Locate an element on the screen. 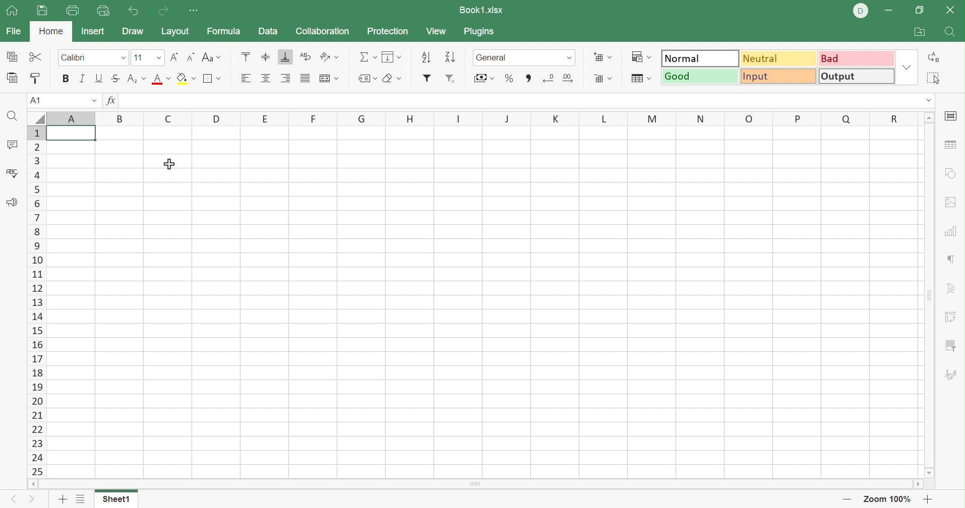 This screenshot has height=508, width=965. Restore down is located at coordinates (921, 10).